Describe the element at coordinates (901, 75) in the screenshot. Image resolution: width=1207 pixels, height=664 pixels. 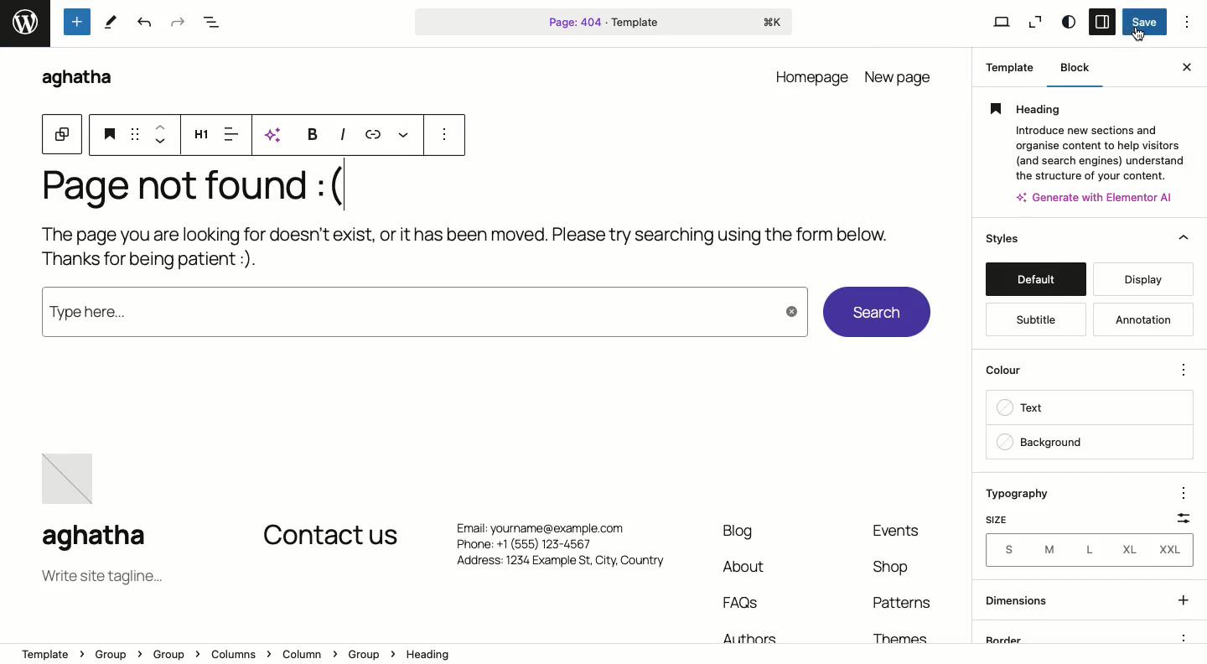
I see `new page` at that location.